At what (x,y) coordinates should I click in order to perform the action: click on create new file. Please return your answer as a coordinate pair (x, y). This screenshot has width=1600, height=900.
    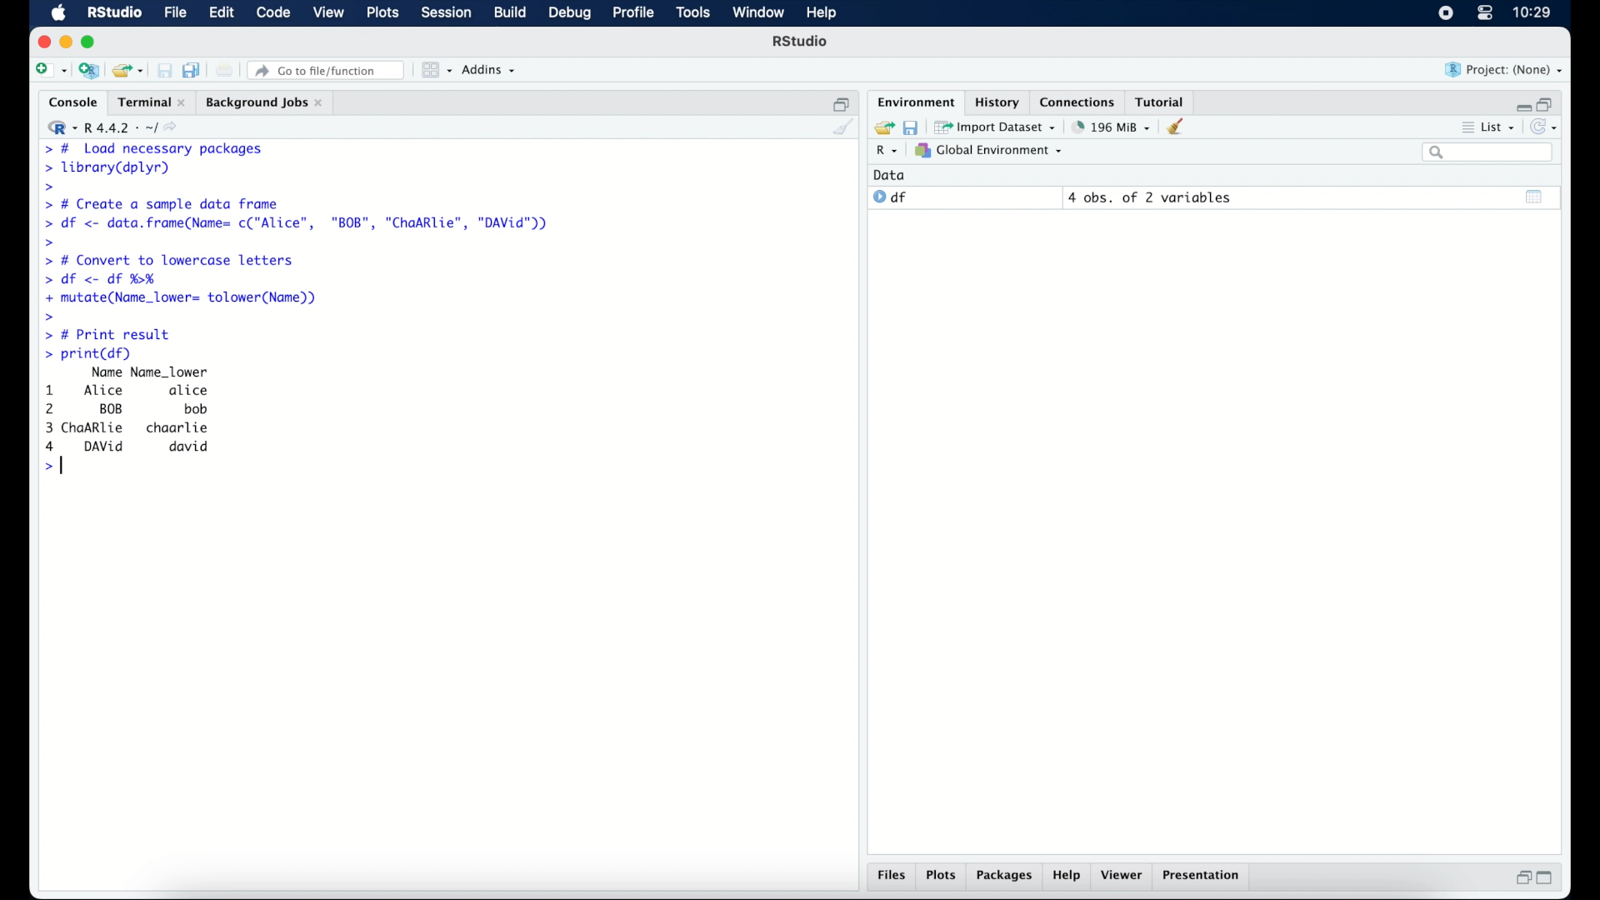
    Looking at the image, I should click on (50, 72).